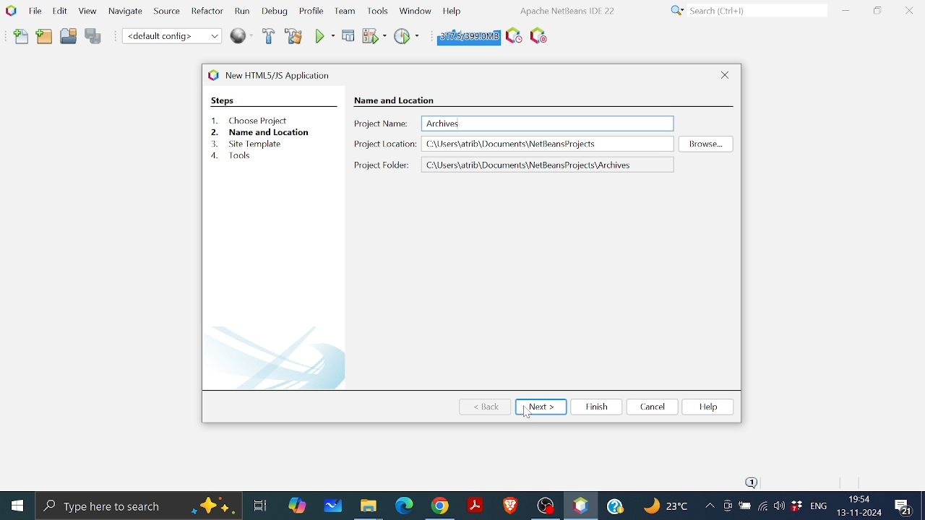  I want to click on 1. Chrome project, so click(252, 121).